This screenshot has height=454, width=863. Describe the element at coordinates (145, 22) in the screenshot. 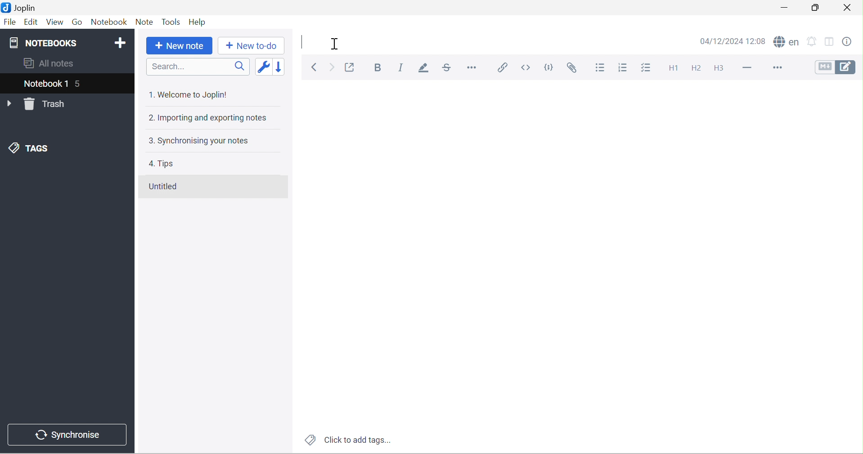

I see `Note` at that location.